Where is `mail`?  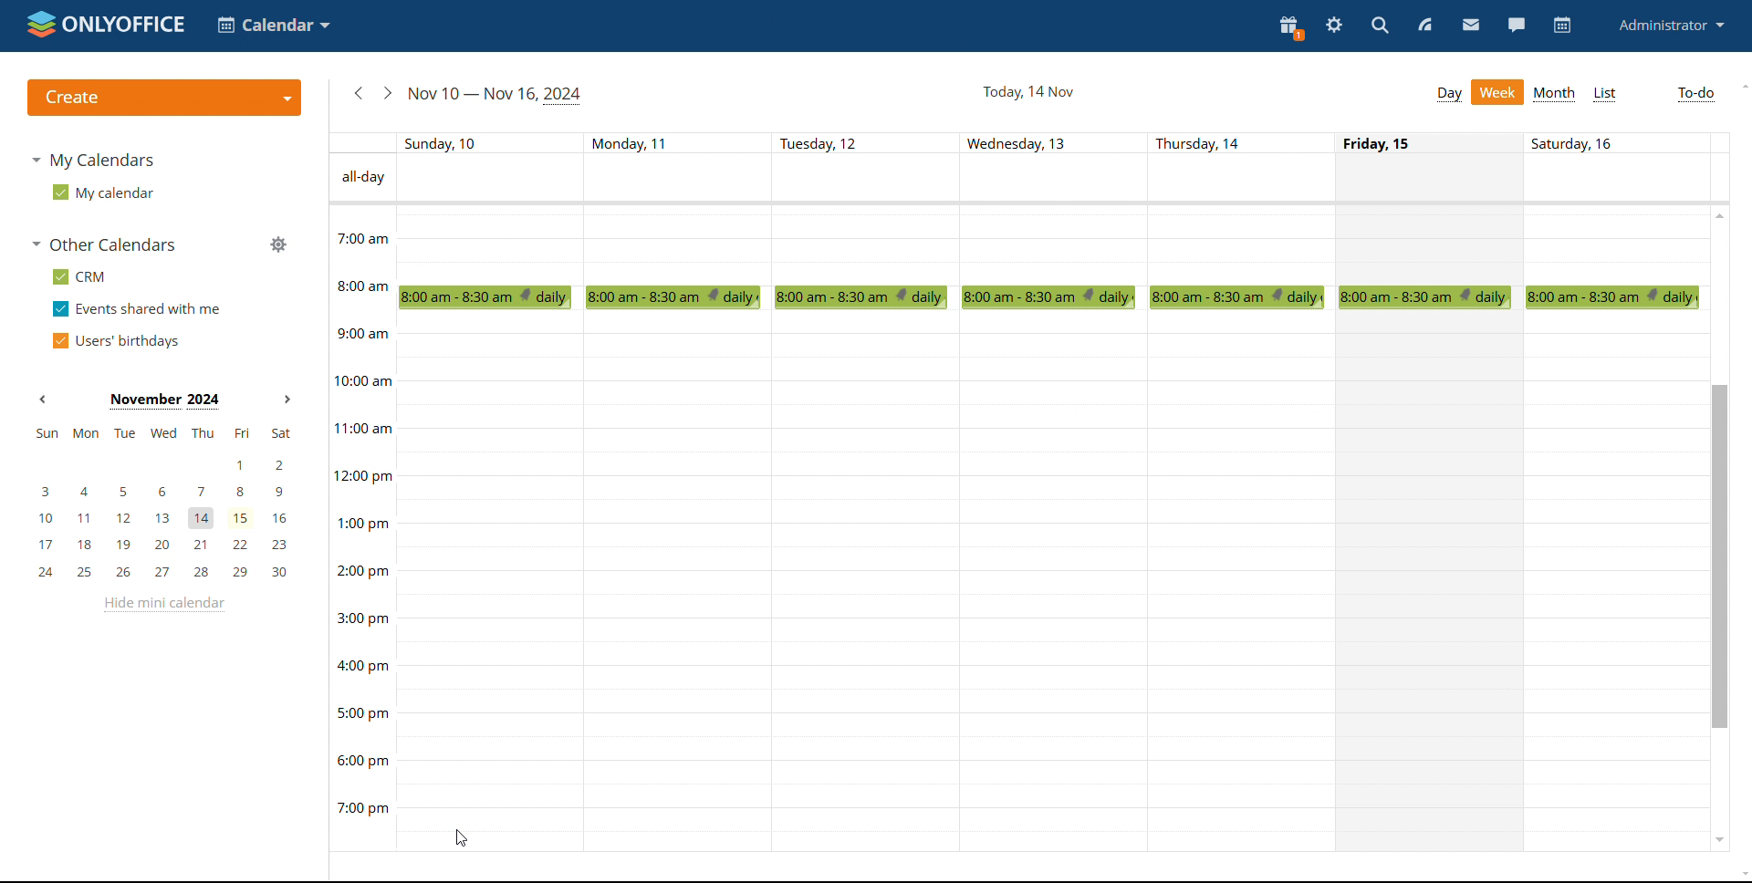
mail is located at coordinates (1472, 26).